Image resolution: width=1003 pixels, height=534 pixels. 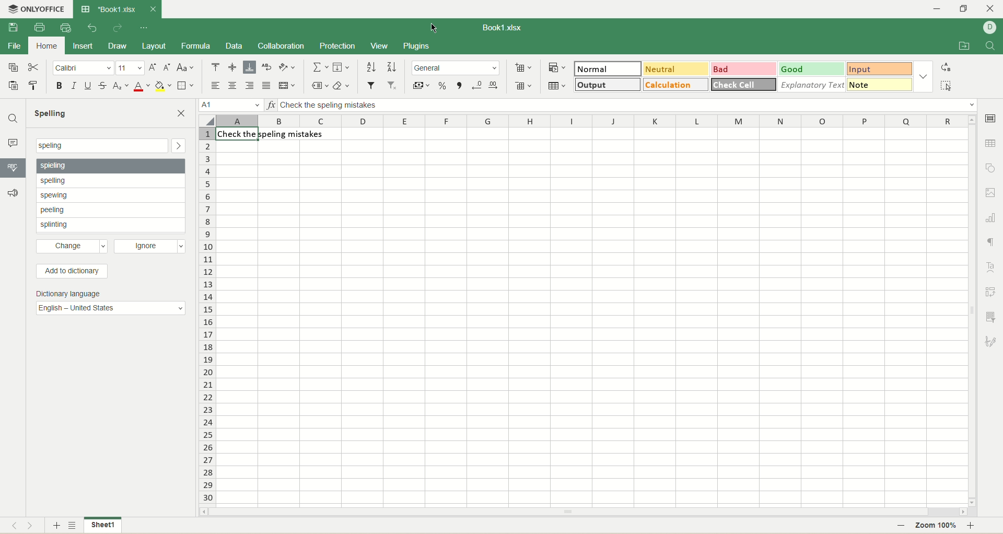 I want to click on select all, so click(x=947, y=85).